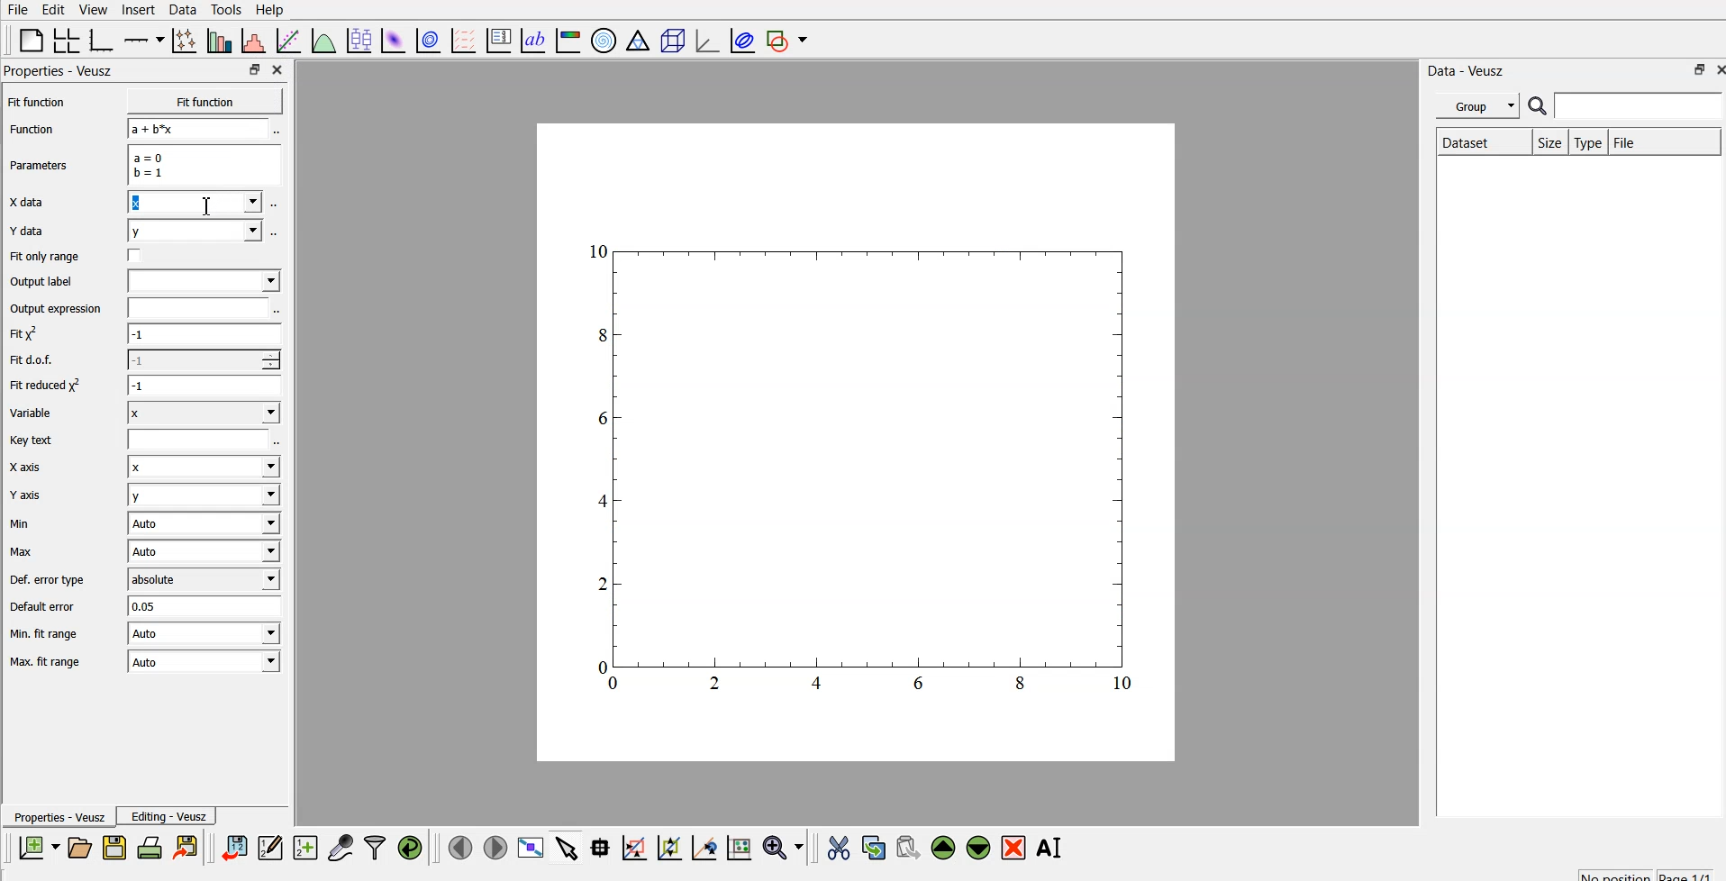 This screenshot has width=1726, height=881. Describe the element at coordinates (67, 39) in the screenshot. I see `arrange graphs in a grid` at that location.